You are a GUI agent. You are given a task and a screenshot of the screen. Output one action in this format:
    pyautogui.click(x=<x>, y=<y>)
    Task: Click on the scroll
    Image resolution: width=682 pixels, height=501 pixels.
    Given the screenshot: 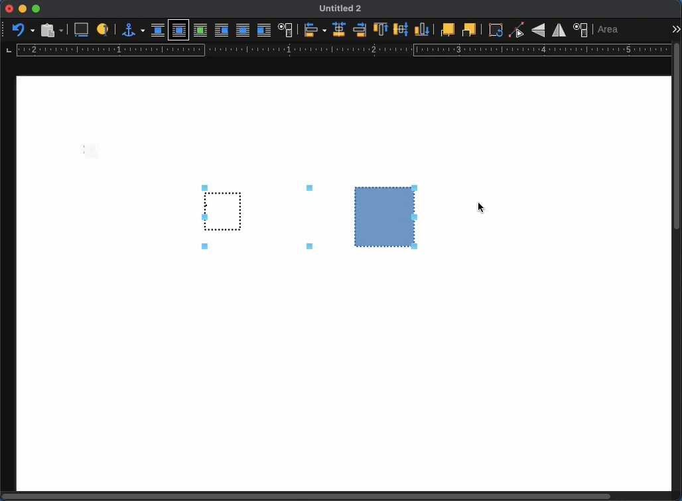 What is the action you would take?
    pyautogui.click(x=679, y=268)
    